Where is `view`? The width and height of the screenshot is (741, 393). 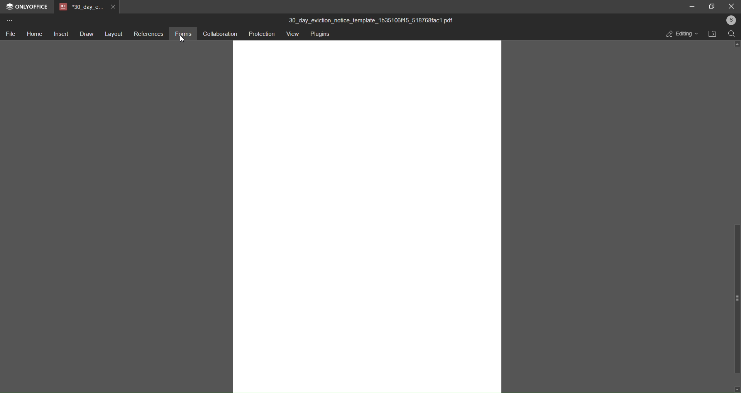
view is located at coordinates (293, 34).